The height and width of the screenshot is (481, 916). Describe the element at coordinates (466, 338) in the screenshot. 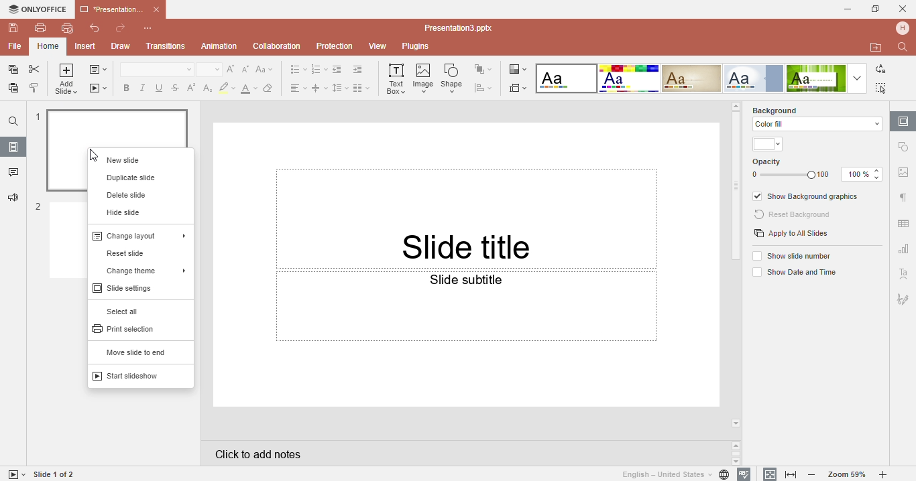

I see `Slide subtittle` at that location.